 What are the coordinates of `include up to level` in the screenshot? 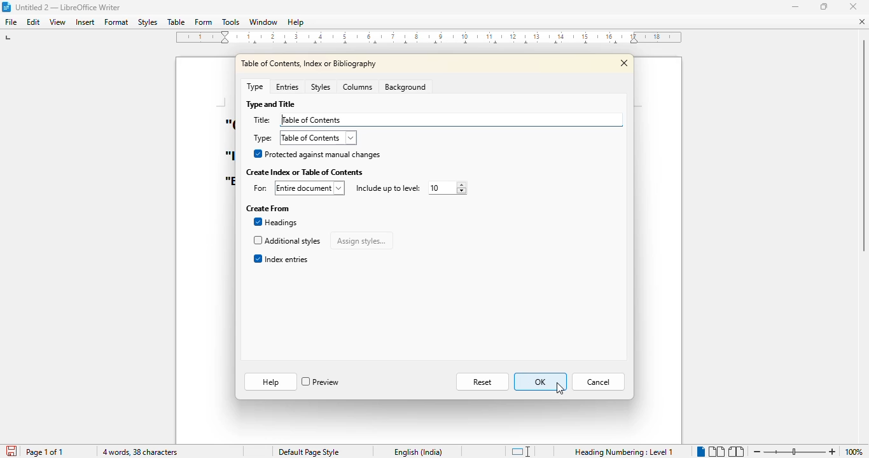 It's located at (386, 188).